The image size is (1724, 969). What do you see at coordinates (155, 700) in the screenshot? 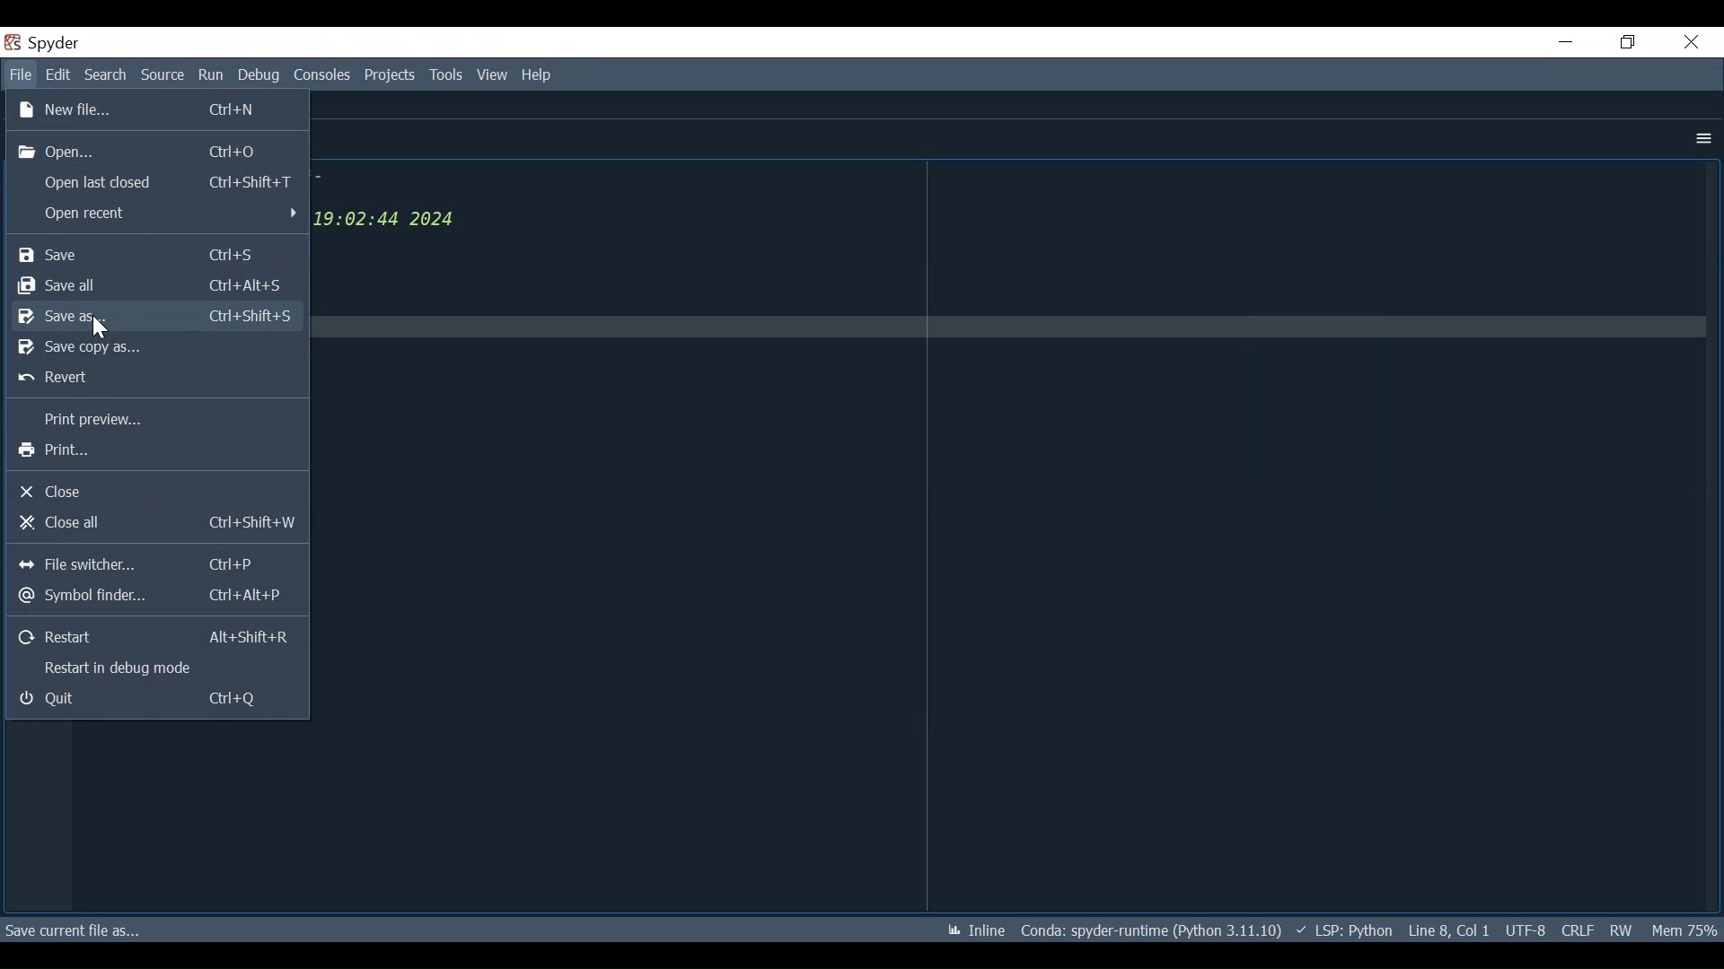
I see `Quit` at bounding box center [155, 700].